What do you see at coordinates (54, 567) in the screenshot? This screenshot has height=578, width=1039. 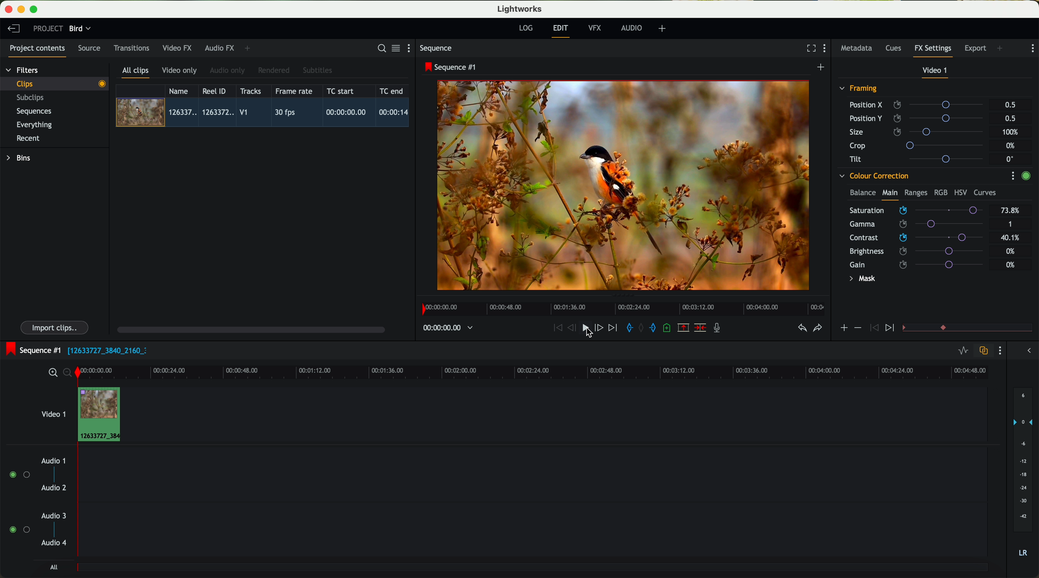 I see `all` at bounding box center [54, 567].